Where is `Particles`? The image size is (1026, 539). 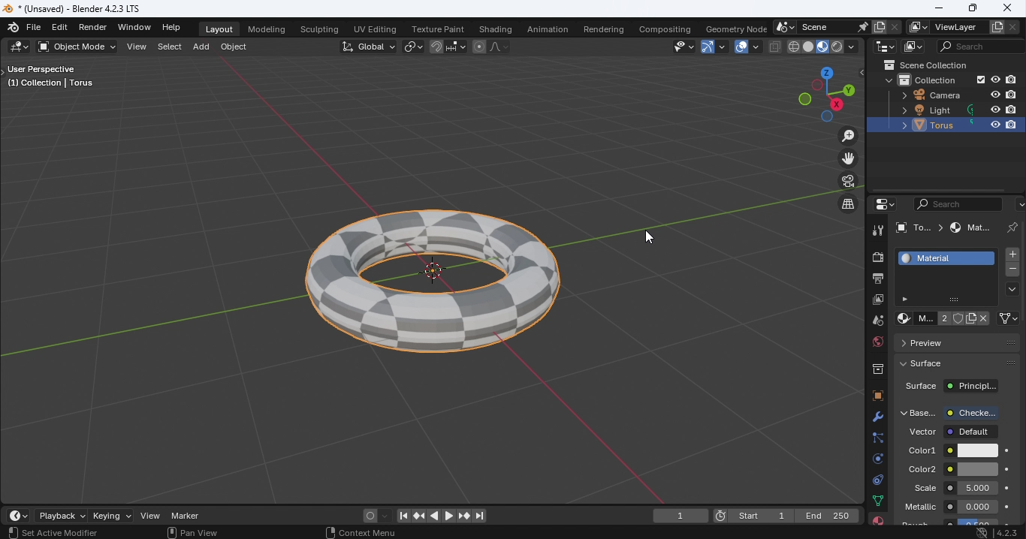
Particles is located at coordinates (880, 438).